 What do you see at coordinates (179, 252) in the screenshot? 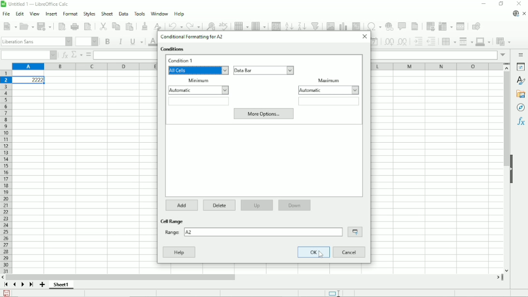
I see `Help` at bounding box center [179, 252].